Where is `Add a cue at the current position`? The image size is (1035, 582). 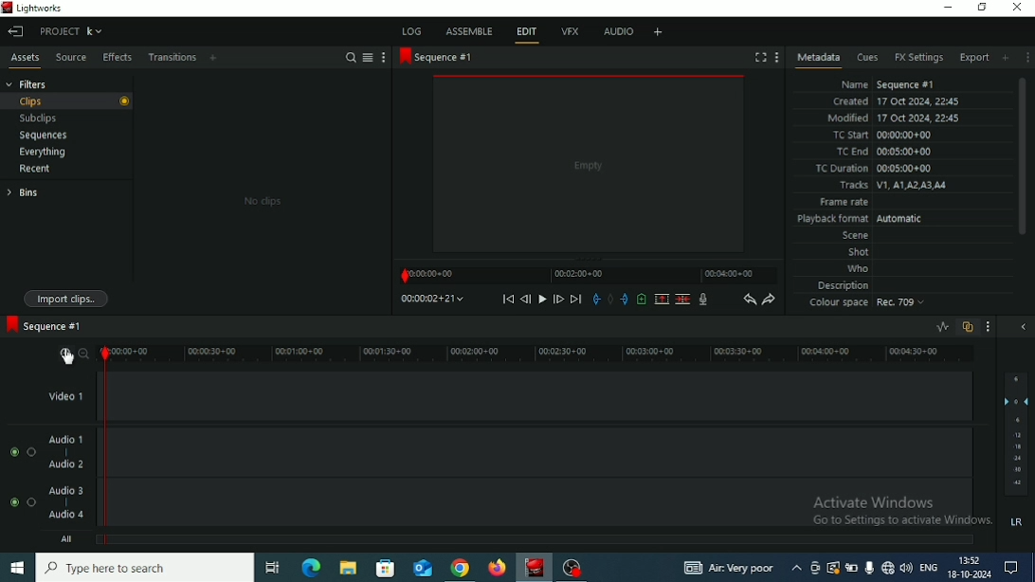 Add a cue at the current position is located at coordinates (641, 299).